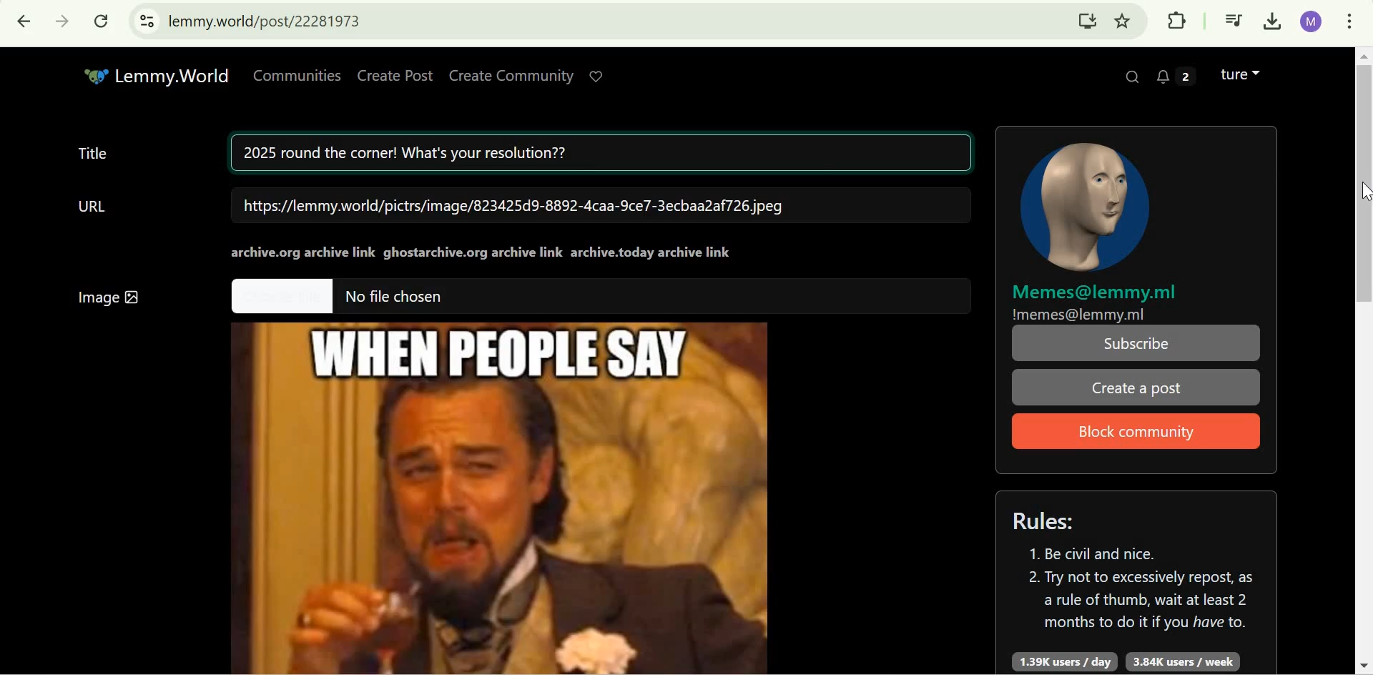 The image size is (1373, 675). I want to click on Communities, so click(297, 76).